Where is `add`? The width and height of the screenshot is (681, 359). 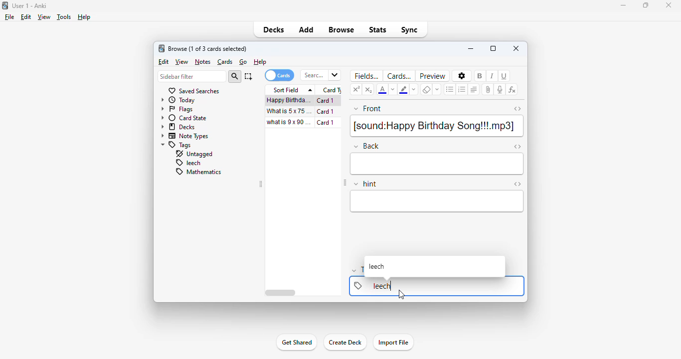
add is located at coordinates (307, 30).